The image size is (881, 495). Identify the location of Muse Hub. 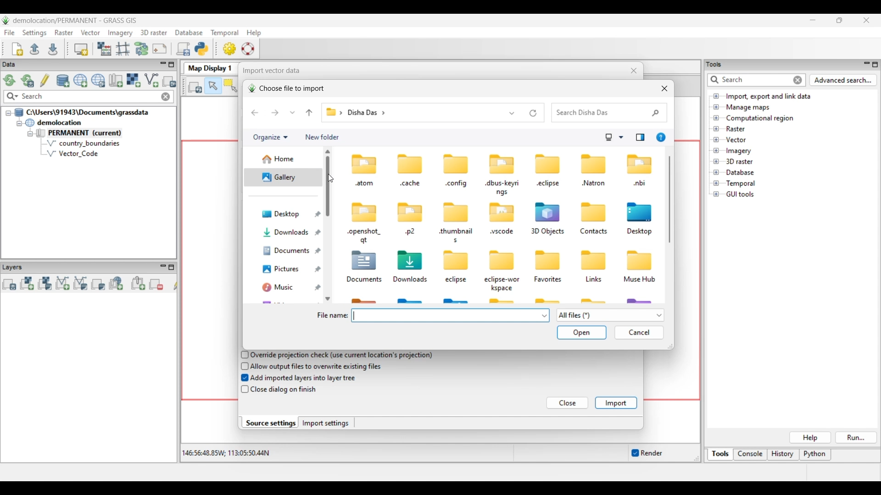
(640, 280).